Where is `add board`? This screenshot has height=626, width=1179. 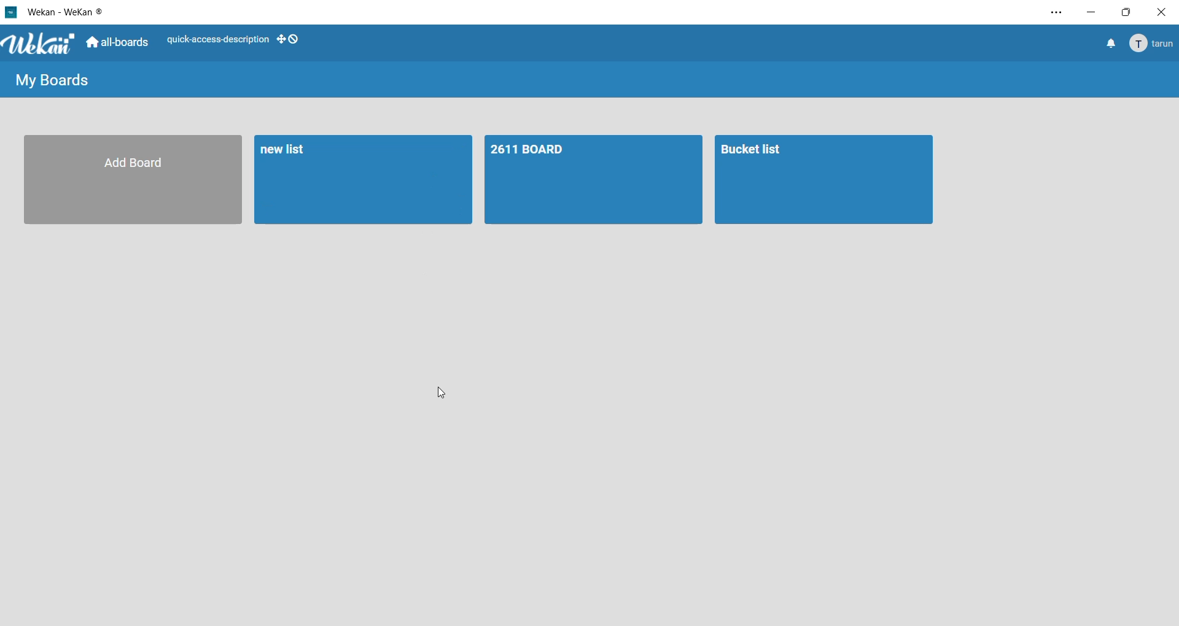
add board is located at coordinates (130, 182).